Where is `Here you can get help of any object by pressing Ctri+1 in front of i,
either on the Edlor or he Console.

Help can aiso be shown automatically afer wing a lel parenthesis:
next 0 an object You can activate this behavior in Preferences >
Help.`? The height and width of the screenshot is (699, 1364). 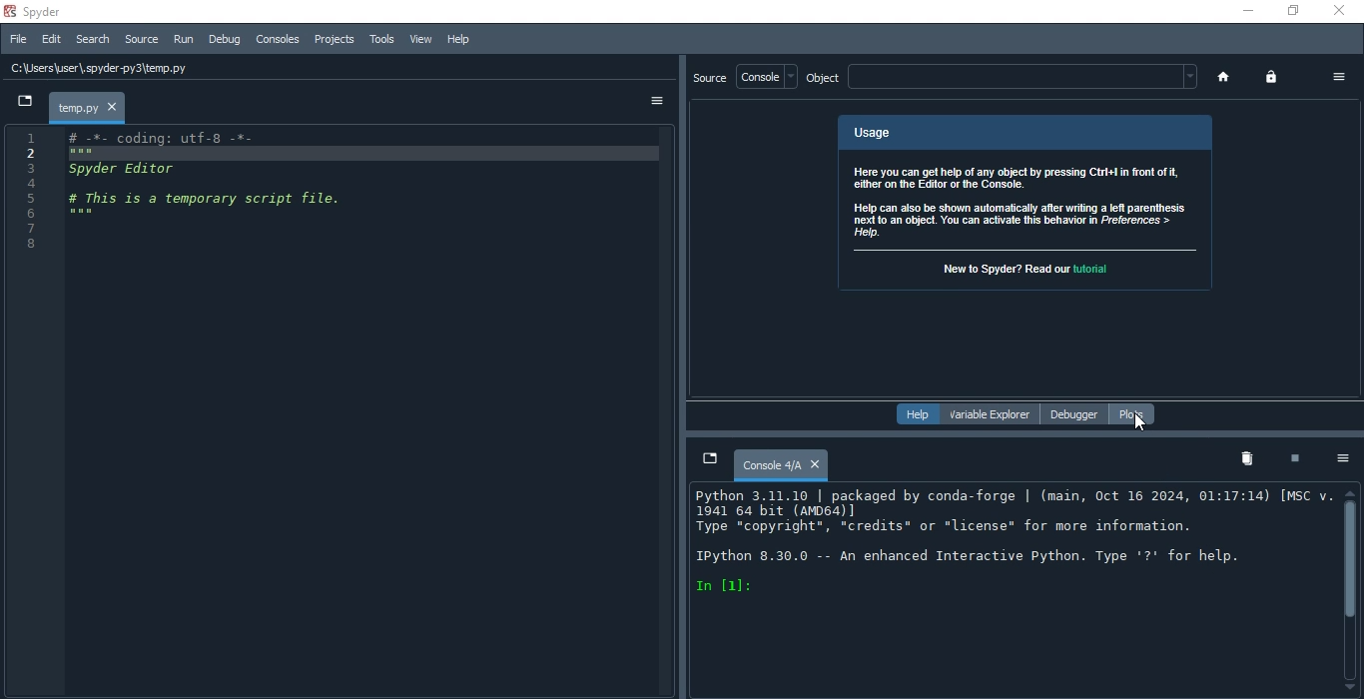
Here you can get help of any object by pressing Ctri+1 in front of i,
either on the Edlor or he Console.

Help can aiso be shown automatically afer wing a lel parenthesis:
next 0 an object You can activate this behavior in Preferences >
Help. is located at coordinates (1020, 203).